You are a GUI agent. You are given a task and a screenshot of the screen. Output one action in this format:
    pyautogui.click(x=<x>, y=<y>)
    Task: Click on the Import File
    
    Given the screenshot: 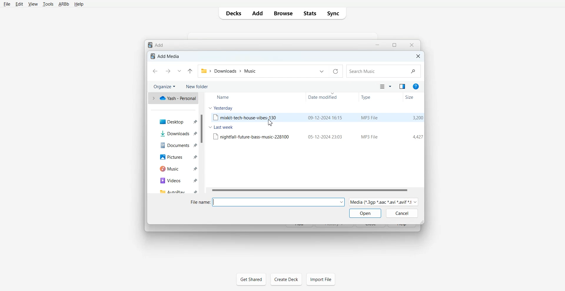 What is the action you would take?
    pyautogui.click(x=321, y=279)
    